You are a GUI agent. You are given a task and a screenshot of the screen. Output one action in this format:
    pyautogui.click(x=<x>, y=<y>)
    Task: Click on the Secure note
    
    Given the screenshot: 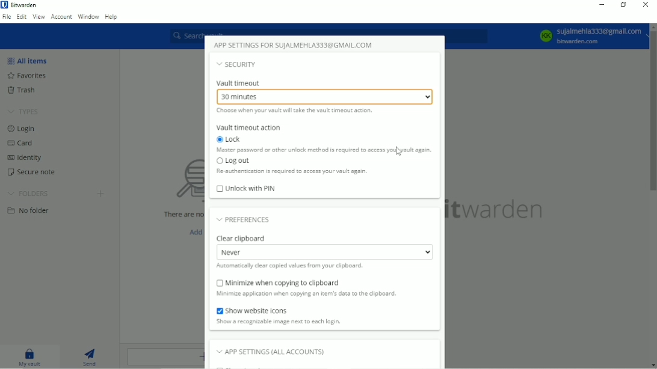 What is the action you would take?
    pyautogui.click(x=31, y=171)
    